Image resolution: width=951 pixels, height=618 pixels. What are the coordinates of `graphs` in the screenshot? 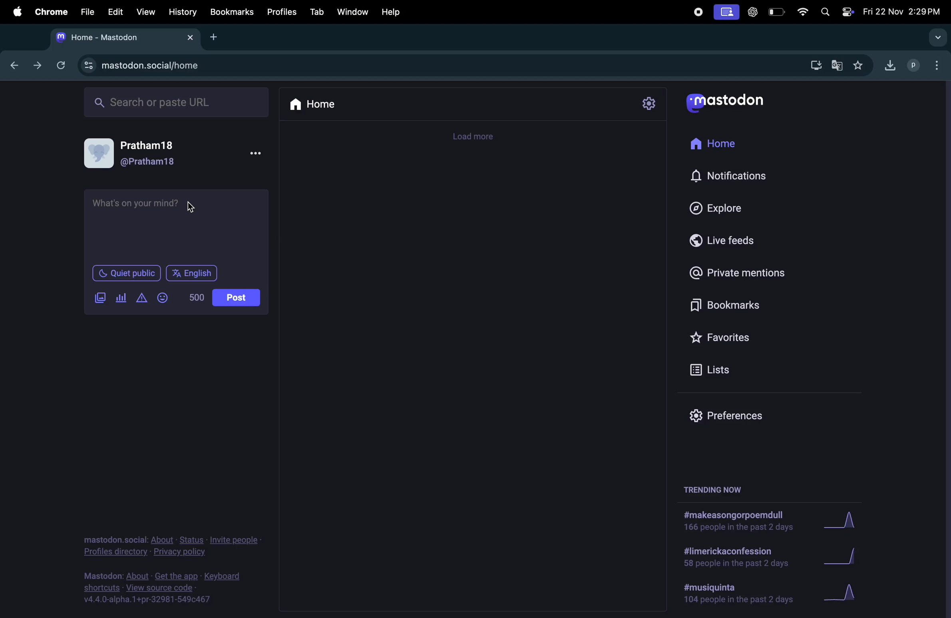 It's located at (848, 556).